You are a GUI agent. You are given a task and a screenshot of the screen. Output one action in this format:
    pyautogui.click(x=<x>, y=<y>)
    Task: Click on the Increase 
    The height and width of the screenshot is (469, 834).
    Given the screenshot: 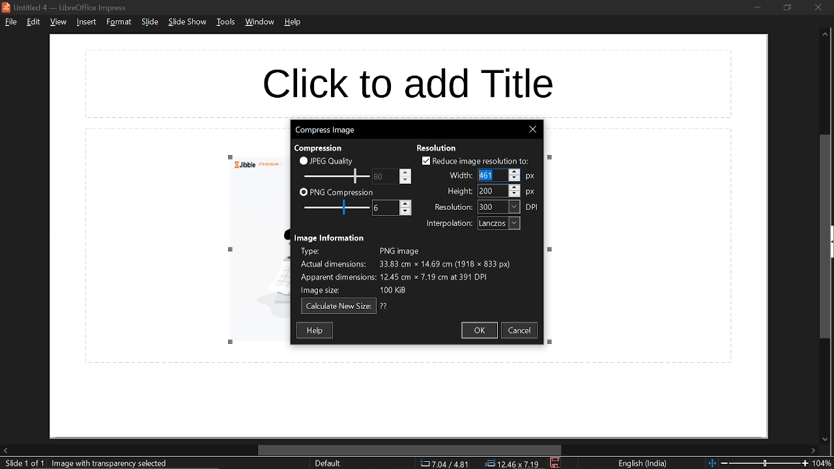 What is the action you would take?
    pyautogui.click(x=406, y=171)
    